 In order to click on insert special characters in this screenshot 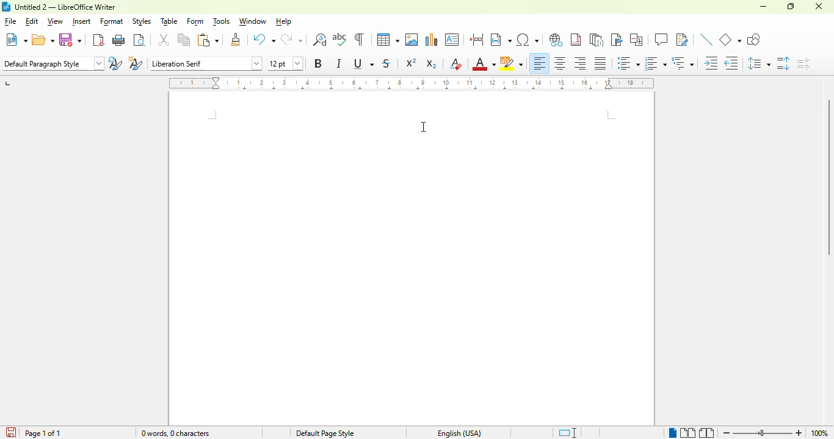, I will do `click(528, 40)`.